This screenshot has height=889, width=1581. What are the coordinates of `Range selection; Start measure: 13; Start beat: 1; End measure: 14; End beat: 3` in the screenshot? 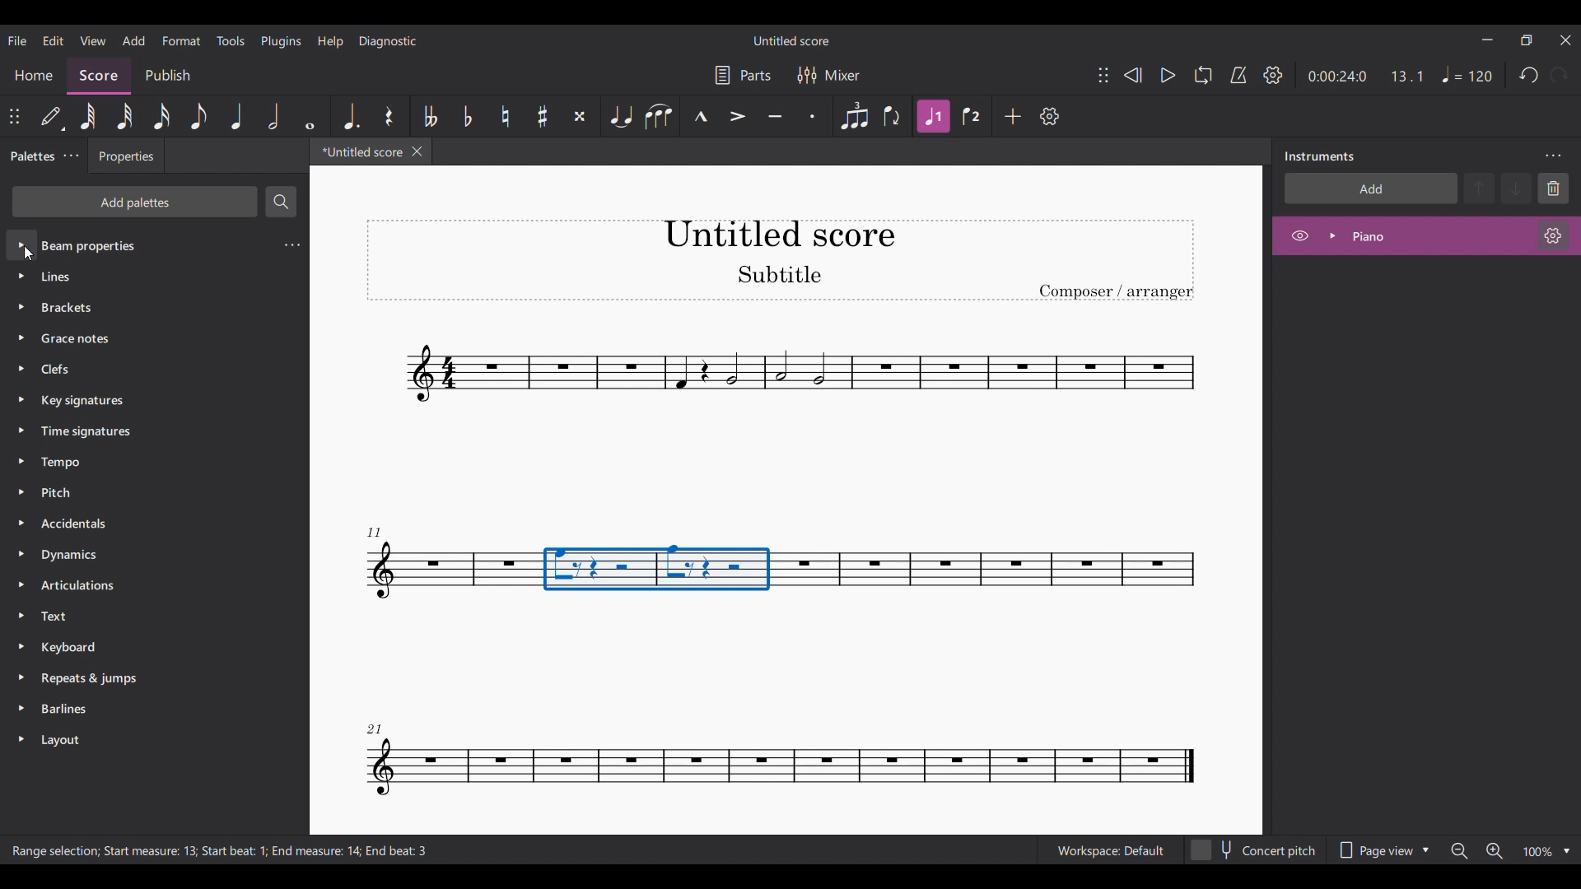 It's located at (236, 851).